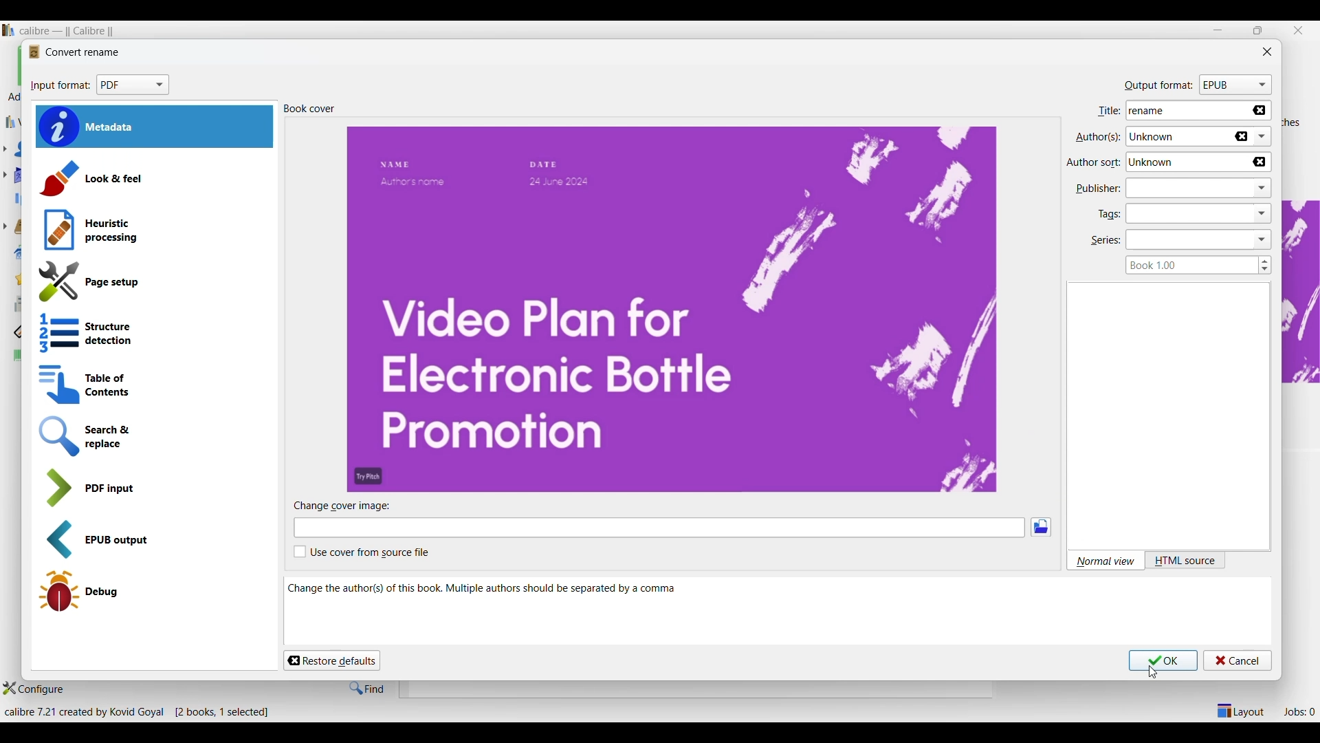 This screenshot has height=743, width=1320. What do you see at coordinates (1265, 266) in the screenshot?
I see `Increase/Decrease book` at bounding box center [1265, 266].